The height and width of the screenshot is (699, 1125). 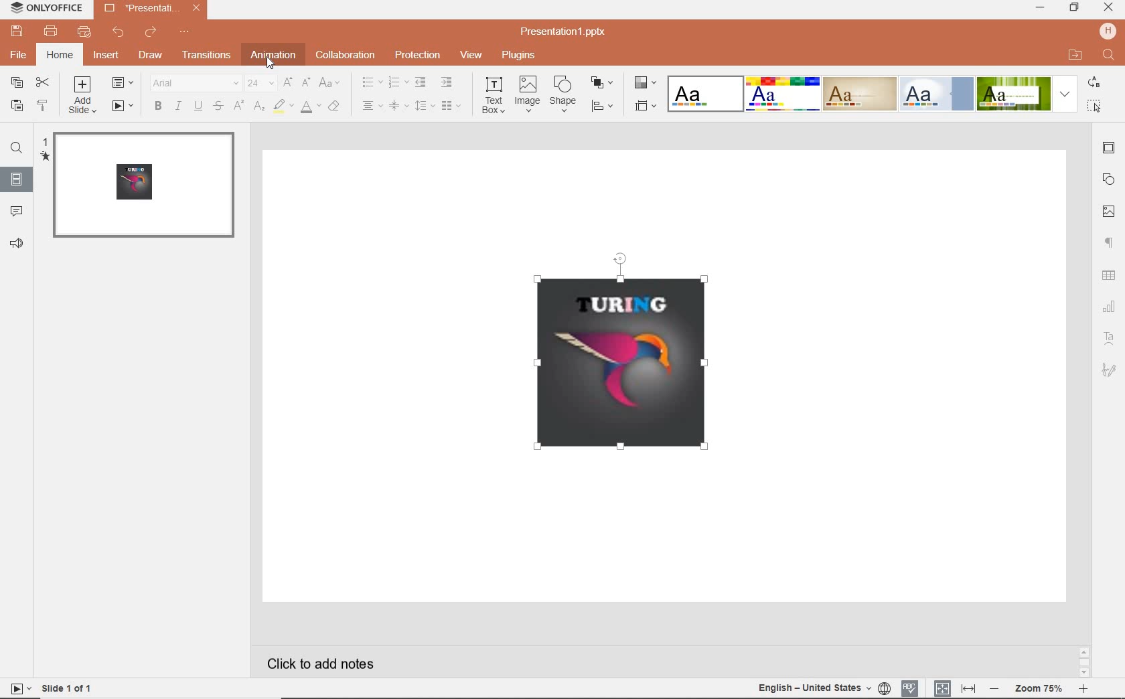 I want to click on grean leaf, so click(x=1014, y=93).